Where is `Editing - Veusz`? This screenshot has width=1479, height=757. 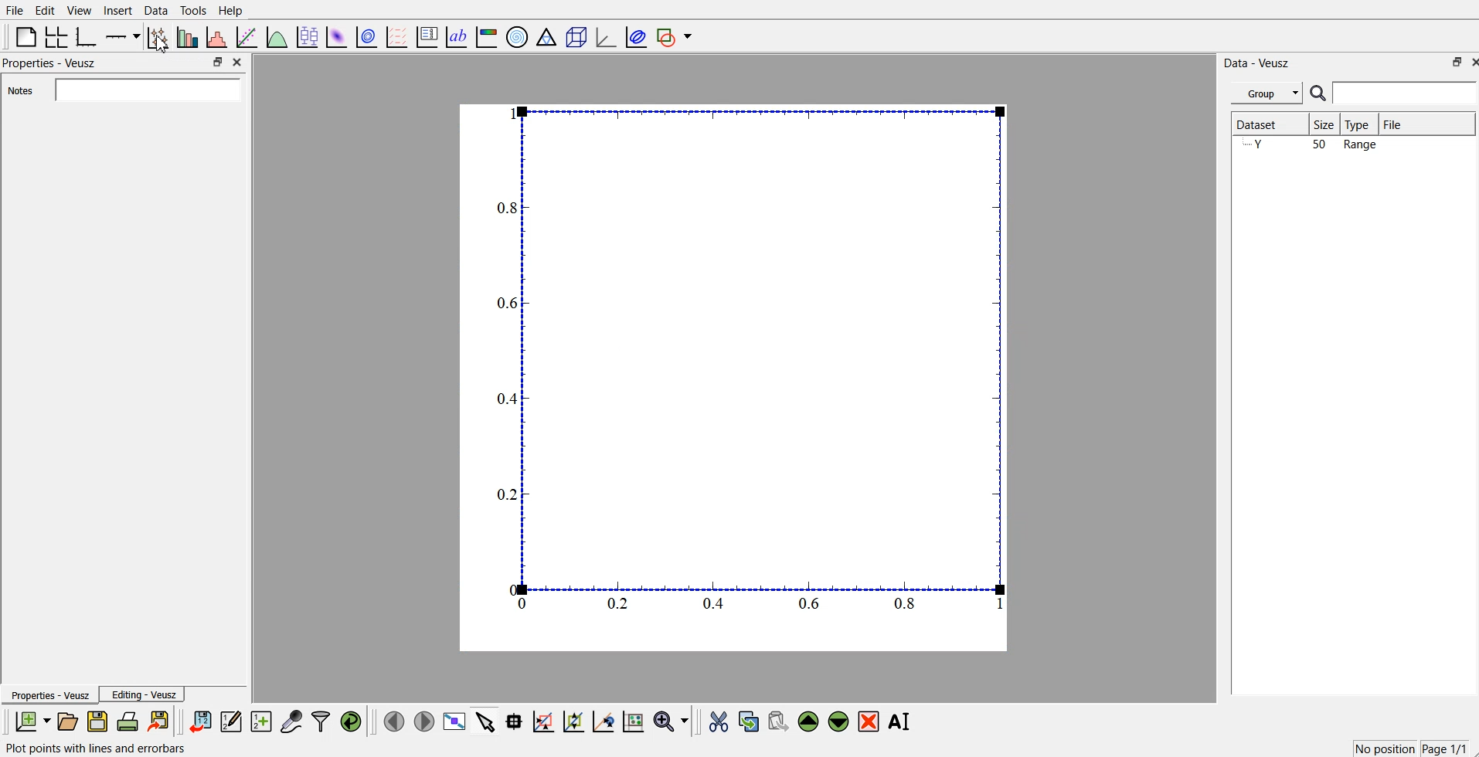
Editing - Veusz is located at coordinates (144, 694).